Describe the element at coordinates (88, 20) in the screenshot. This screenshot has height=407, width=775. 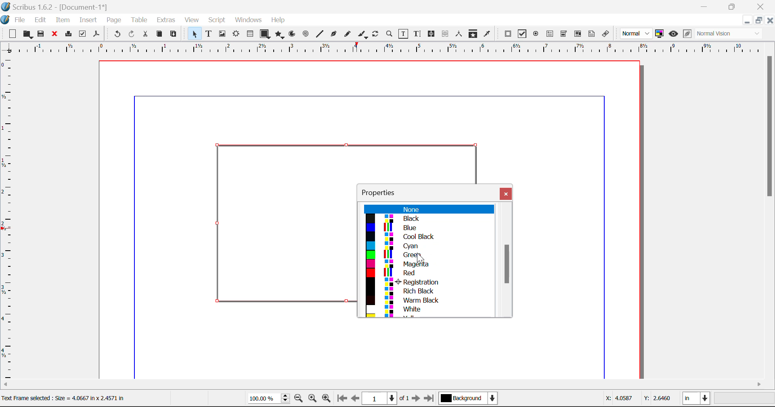
I see `Insert` at that location.